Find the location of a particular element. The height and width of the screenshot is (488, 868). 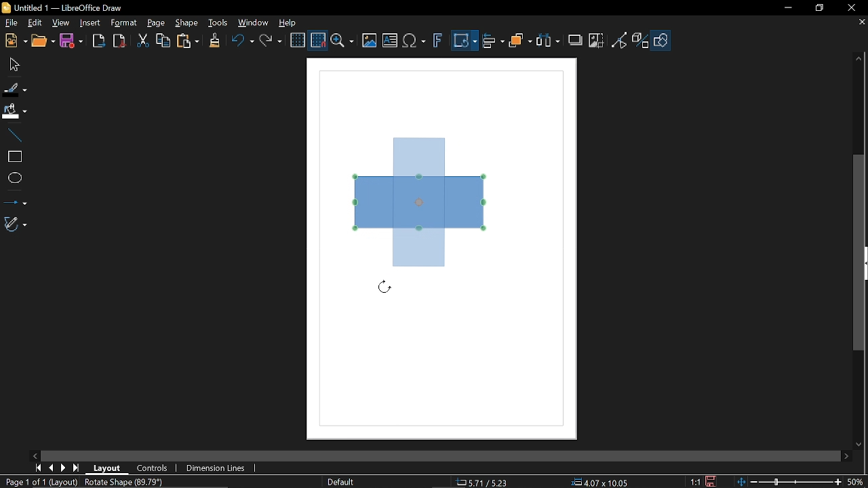

Open is located at coordinates (44, 41).